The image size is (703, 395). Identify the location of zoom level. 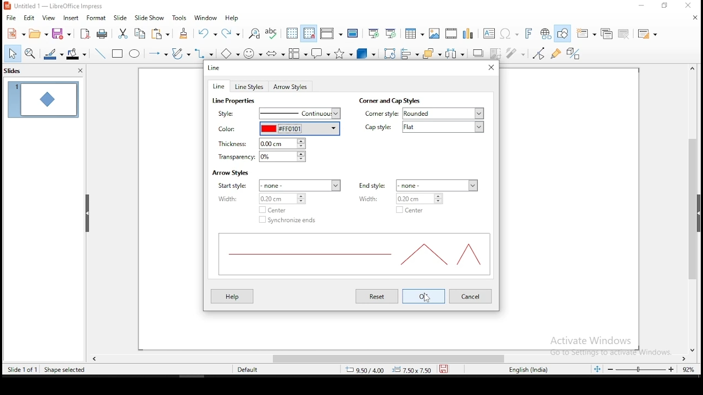
(641, 369).